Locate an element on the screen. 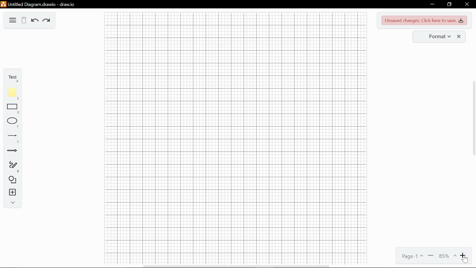  undo is located at coordinates (35, 21).